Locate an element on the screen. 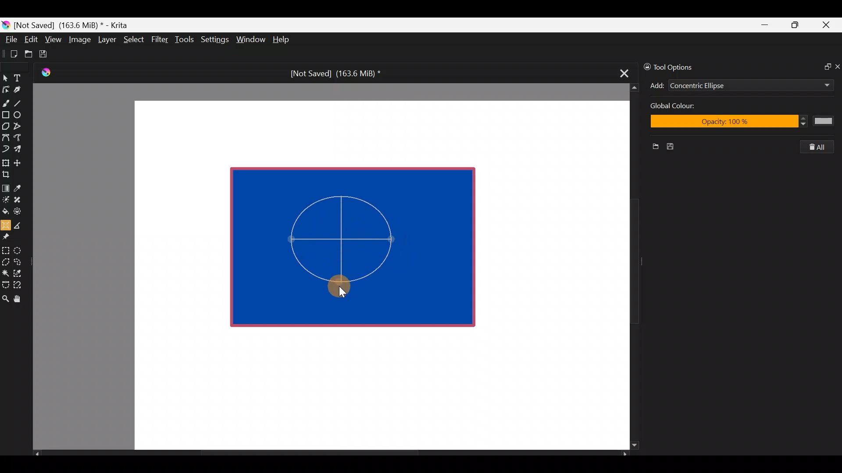 This screenshot has height=473, width=842. Dynamic brush tool is located at coordinates (6, 149).